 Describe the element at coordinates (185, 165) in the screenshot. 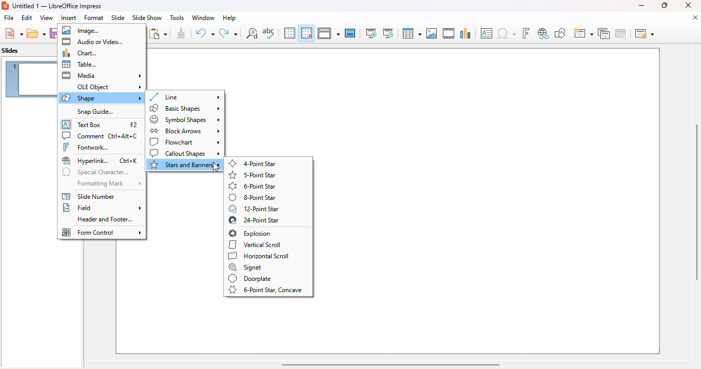

I see `stars and banners` at that location.